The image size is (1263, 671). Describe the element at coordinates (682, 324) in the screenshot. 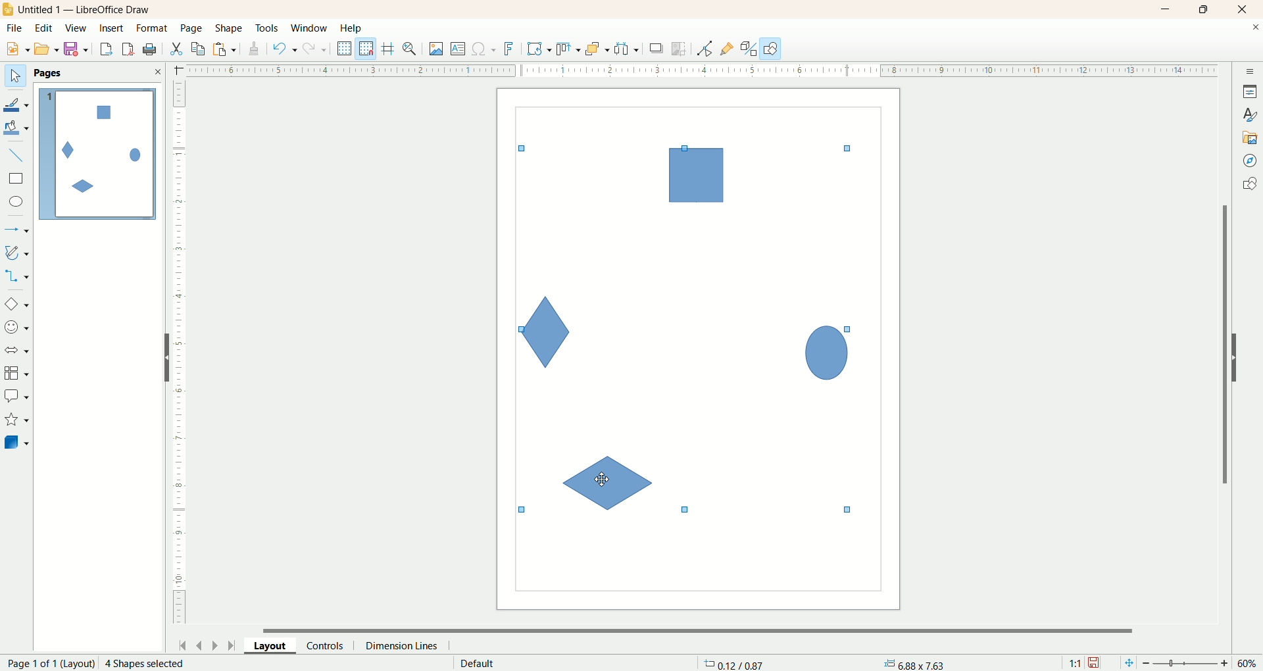

I see `shapes selected` at that location.